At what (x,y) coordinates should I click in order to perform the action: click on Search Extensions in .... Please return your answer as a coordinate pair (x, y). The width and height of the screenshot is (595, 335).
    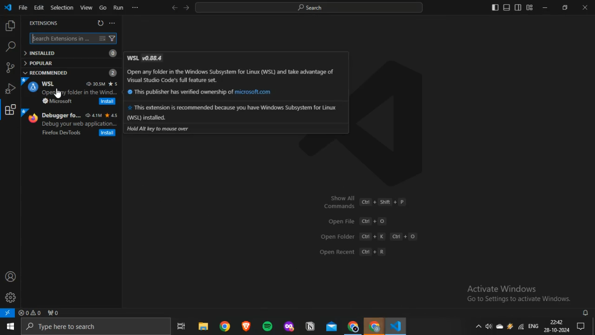
    Looking at the image, I should click on (61, 39).